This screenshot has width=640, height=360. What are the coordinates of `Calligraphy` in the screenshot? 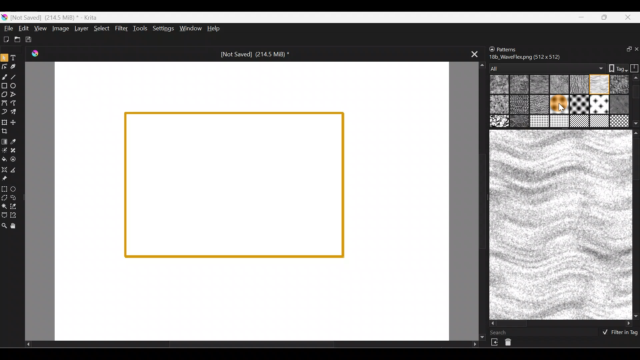 It's located at (14, 66).